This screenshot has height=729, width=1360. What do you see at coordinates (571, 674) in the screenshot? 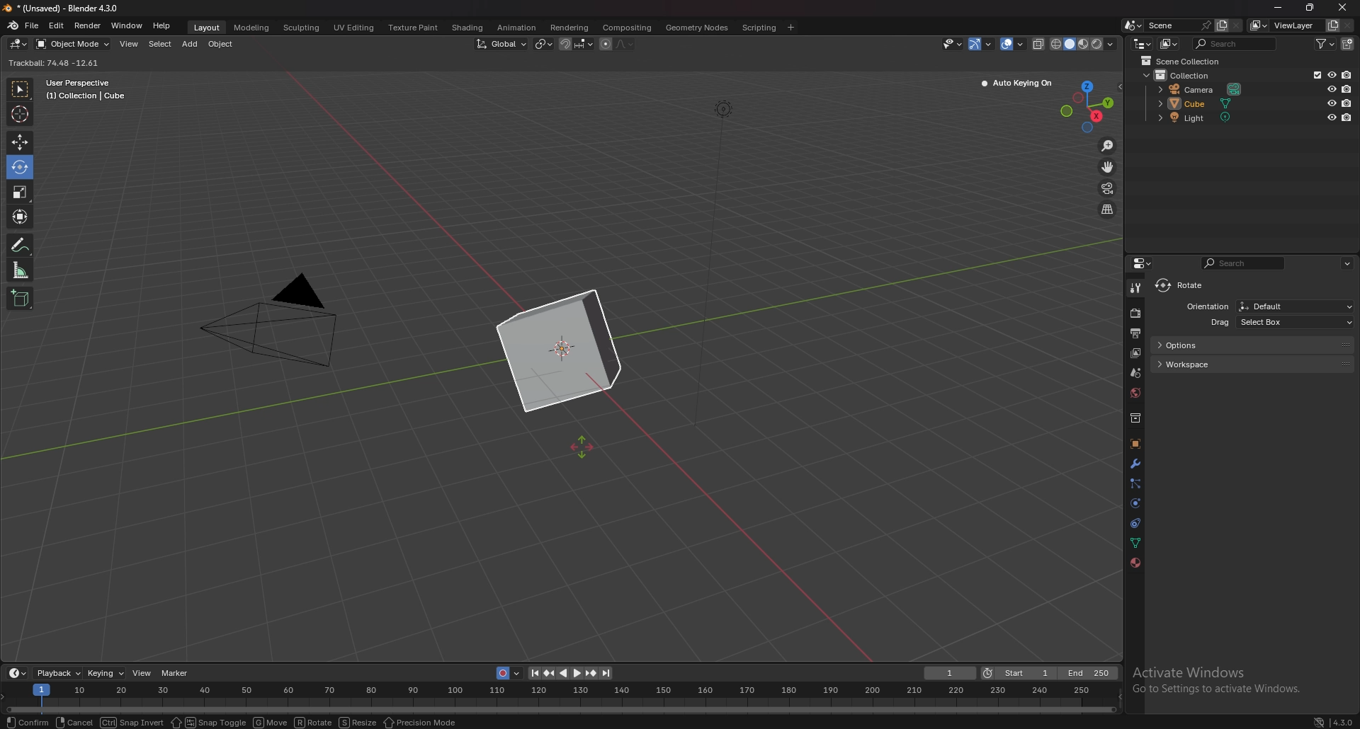
I see `play animation` at bounding box center [571, 674].